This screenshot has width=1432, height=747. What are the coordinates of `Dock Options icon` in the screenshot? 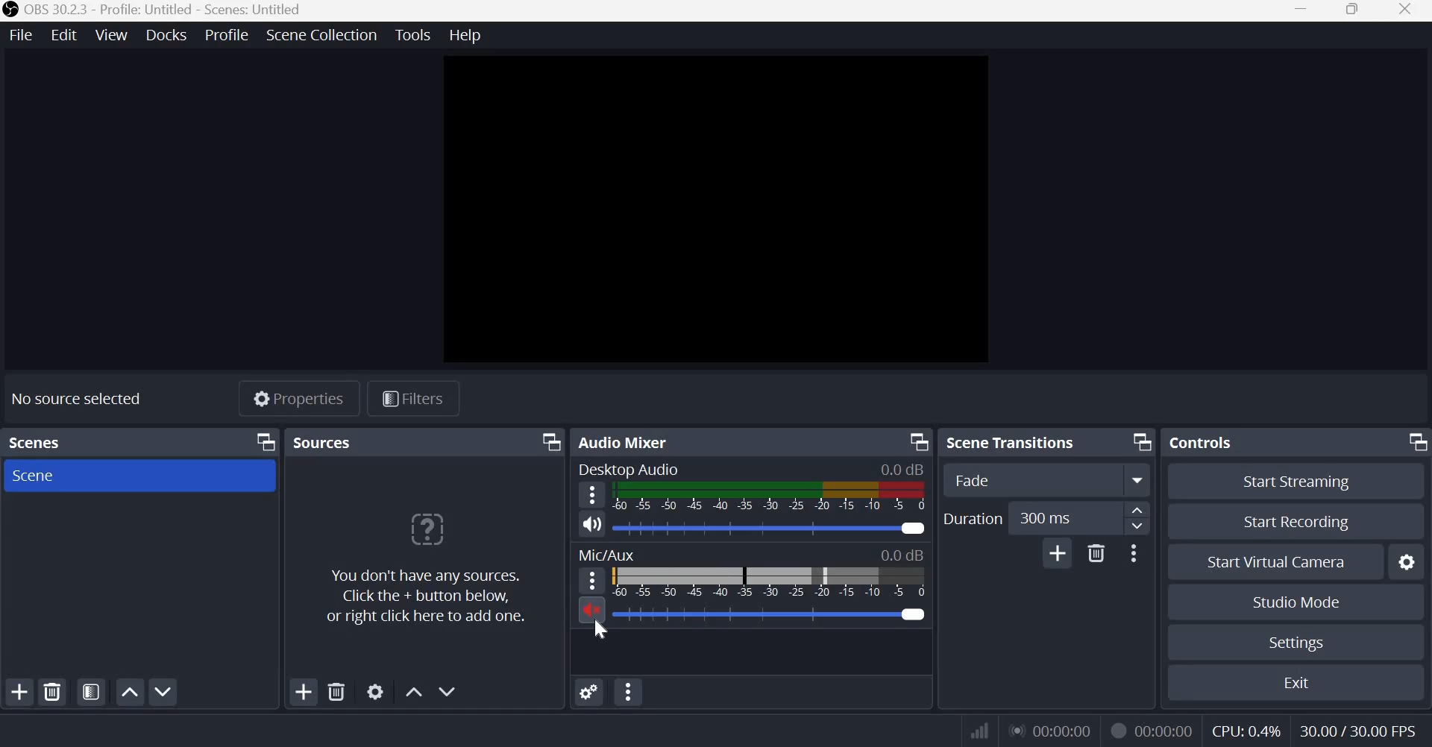 It's located at (264, 441).